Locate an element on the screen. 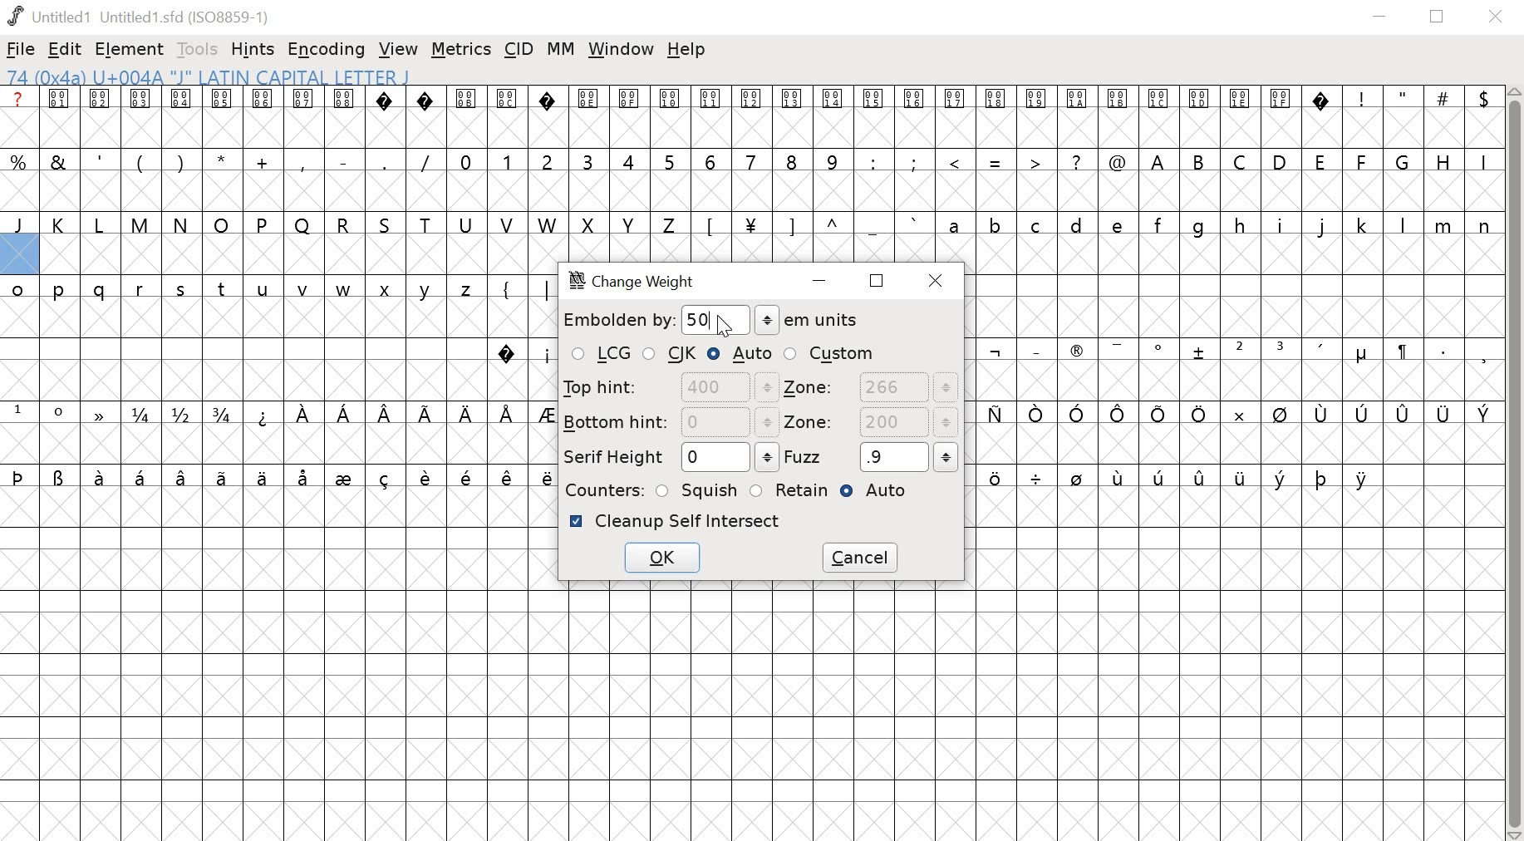 This screenshot has width=1524, height=841. embolden by is located at coordinates (656, 319).